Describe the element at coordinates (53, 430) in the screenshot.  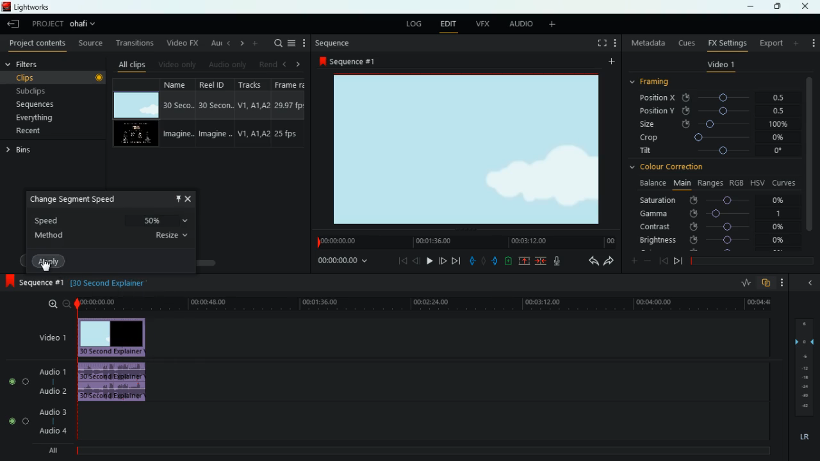
I see `audio 4` at that location.